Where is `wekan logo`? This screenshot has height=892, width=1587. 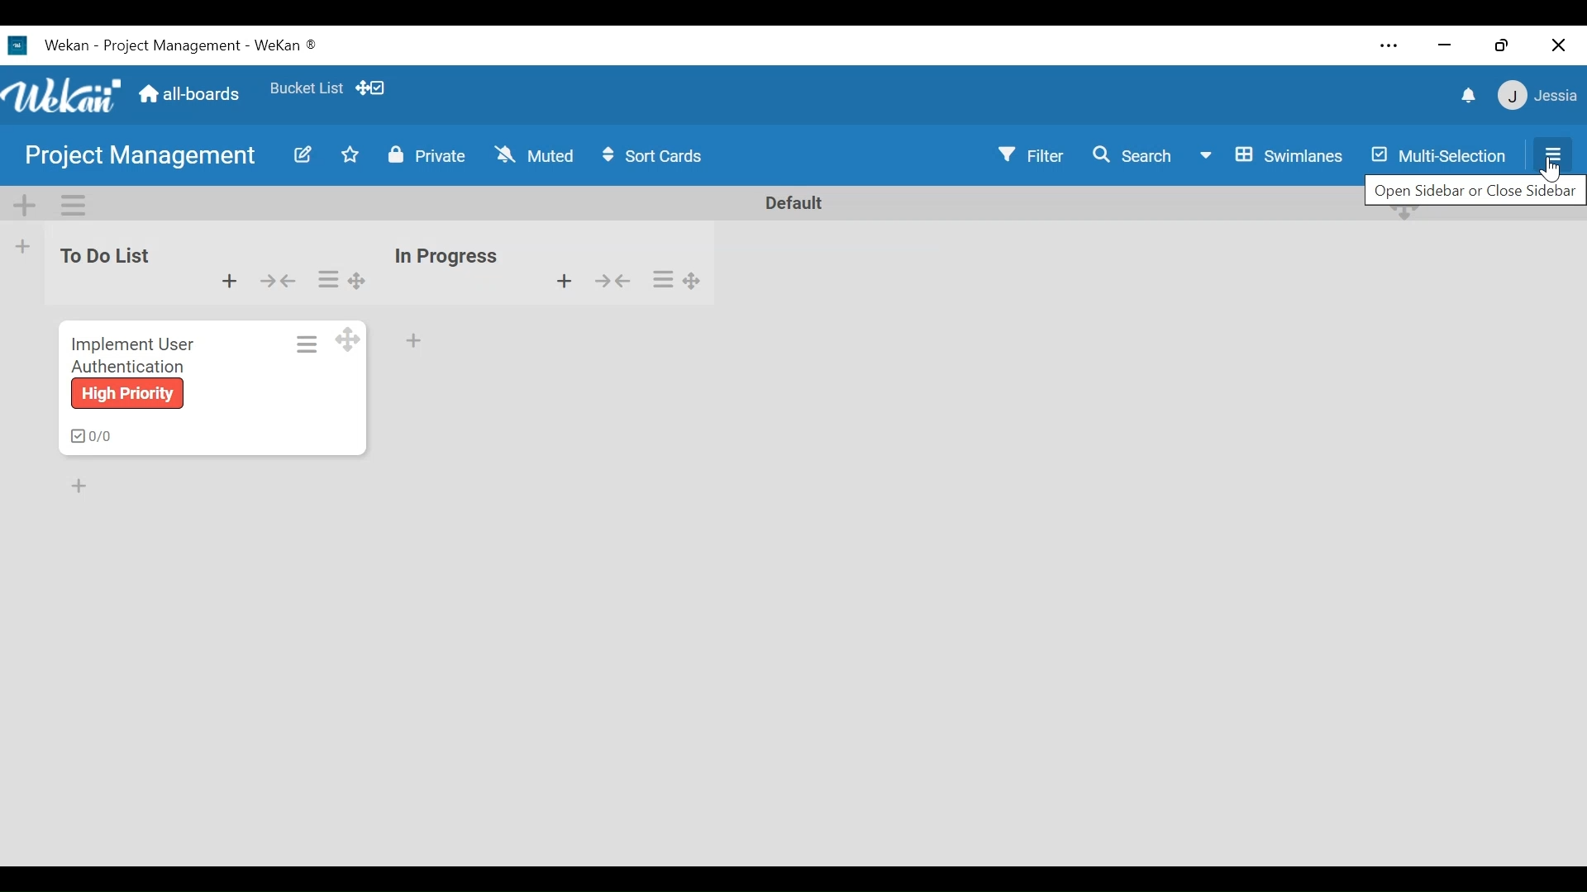 wekan logo is located at coordinates (64, 97).